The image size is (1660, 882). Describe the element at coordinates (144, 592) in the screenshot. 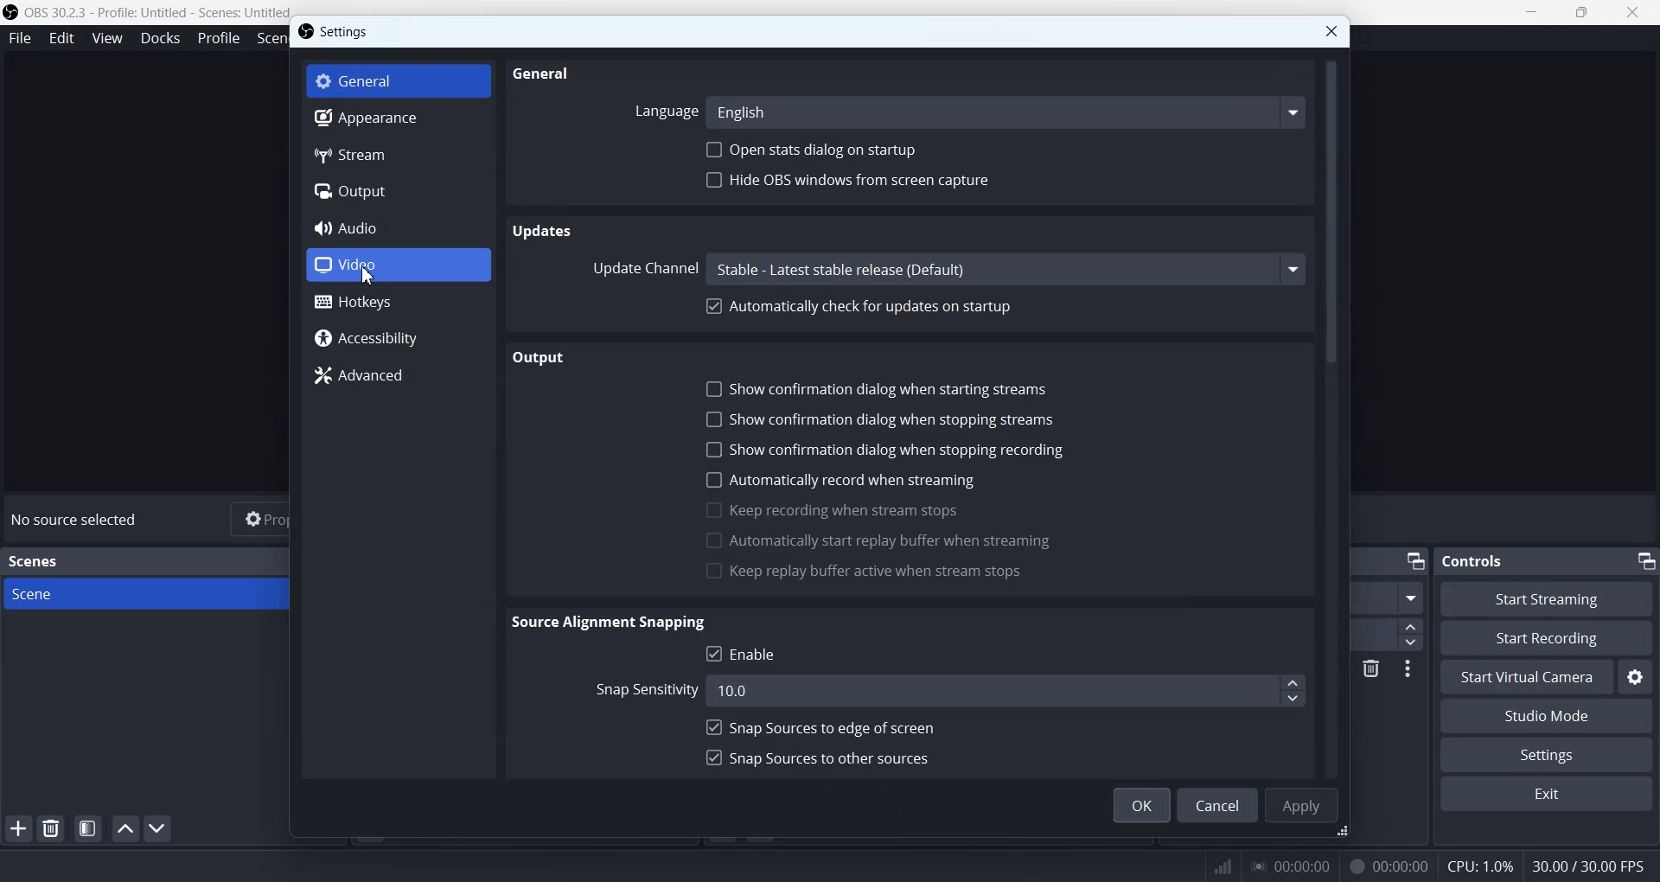

I see `Scene ` at that location.